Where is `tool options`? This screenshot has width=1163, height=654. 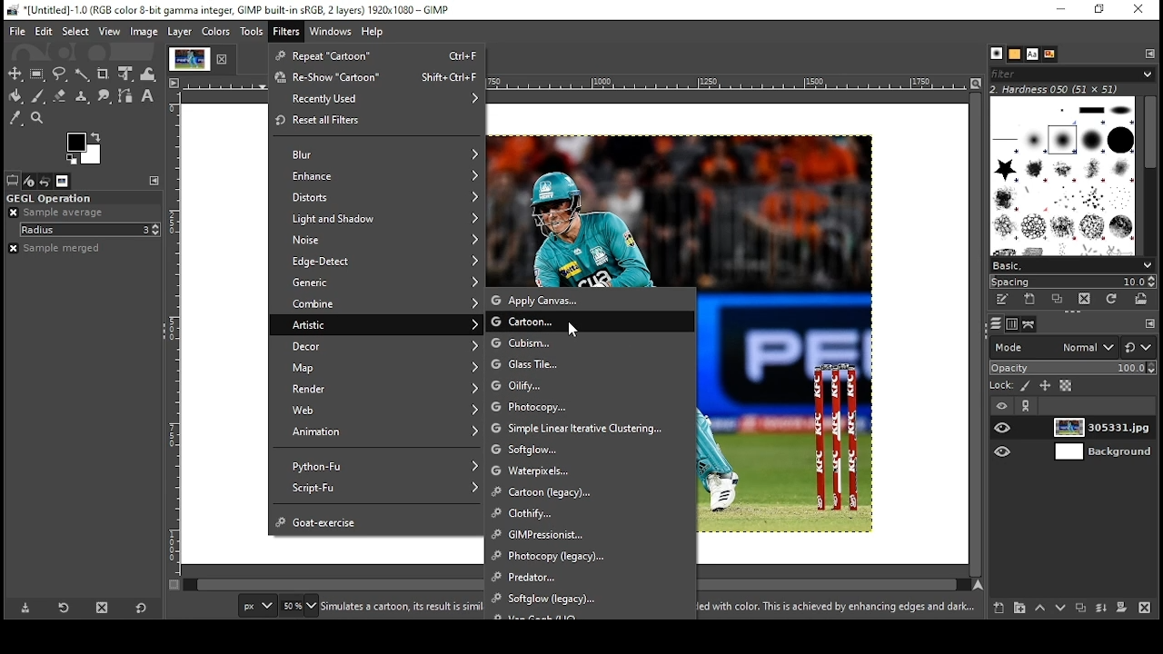
tool options is located at coordinates (13, 180).